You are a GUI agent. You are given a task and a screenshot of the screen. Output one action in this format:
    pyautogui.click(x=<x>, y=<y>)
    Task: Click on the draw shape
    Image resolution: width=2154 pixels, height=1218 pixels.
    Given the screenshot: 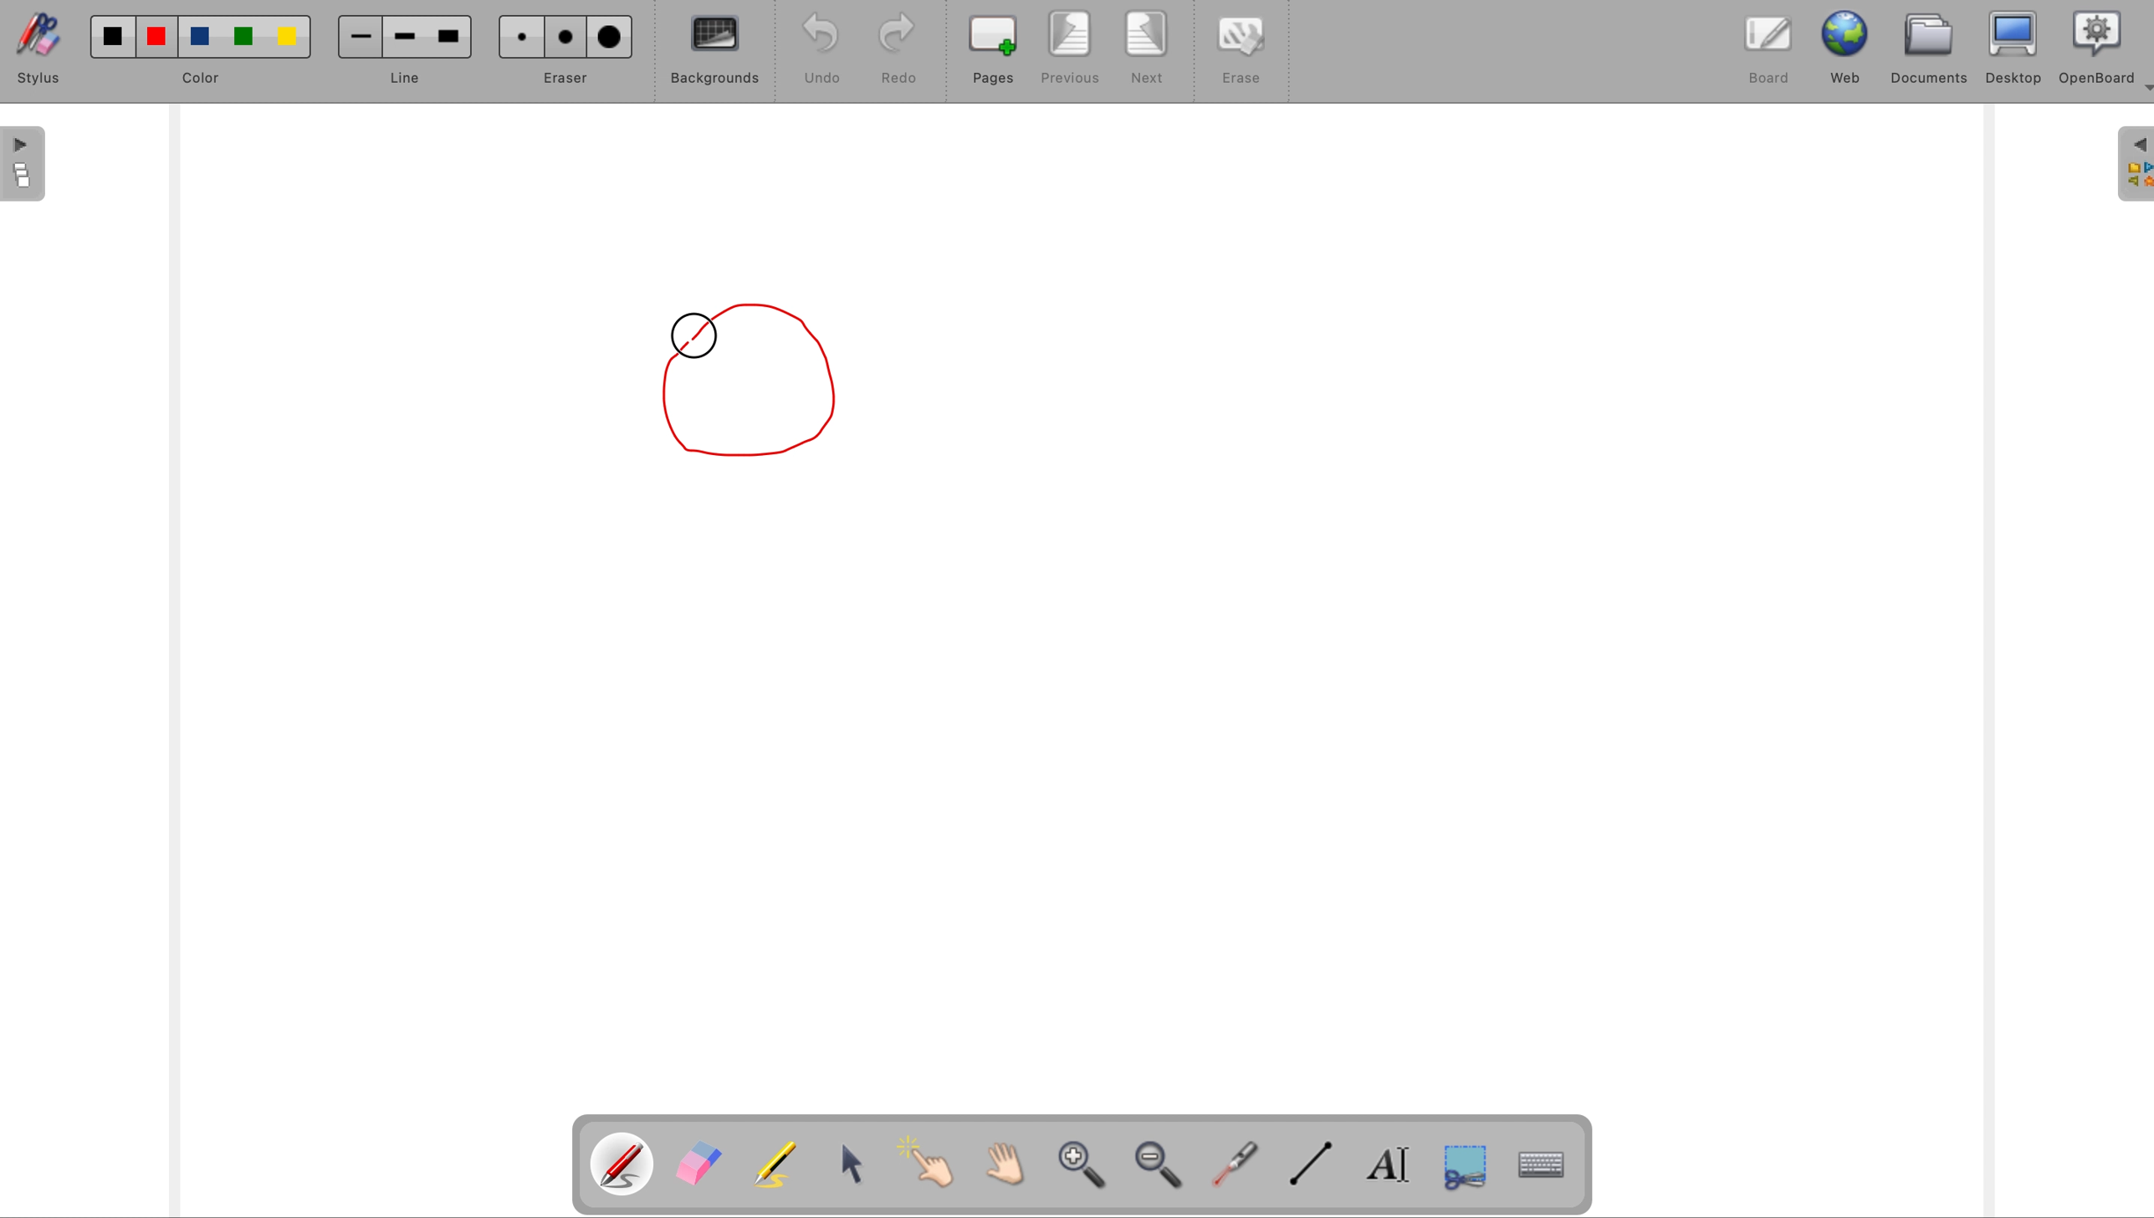 What is the action you would take?
    pyautogui.click(x=763, y=380)
    